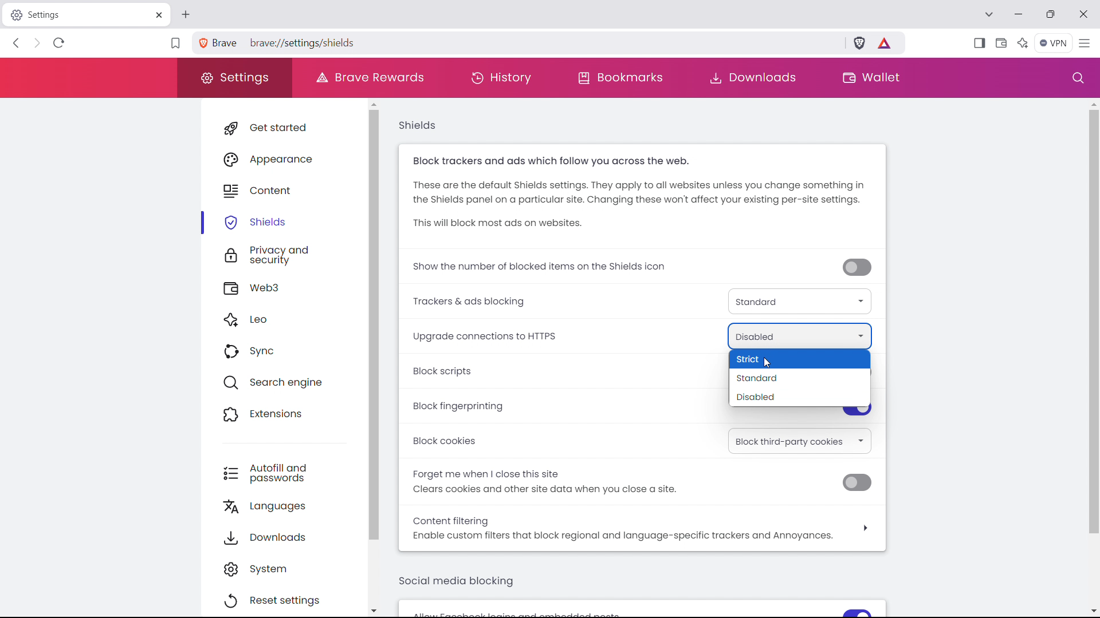 Image resolution: width=1100 pixels, height=618 pixels. I want to click on privacy and security, so click(290, 254).